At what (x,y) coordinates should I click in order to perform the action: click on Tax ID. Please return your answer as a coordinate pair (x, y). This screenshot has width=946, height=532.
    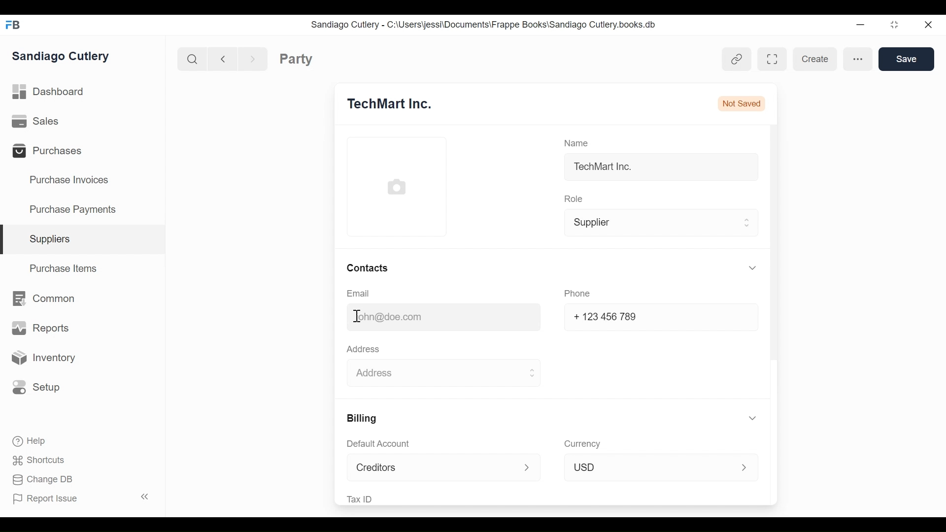
    Looking at the image, I should click on (363, 498).